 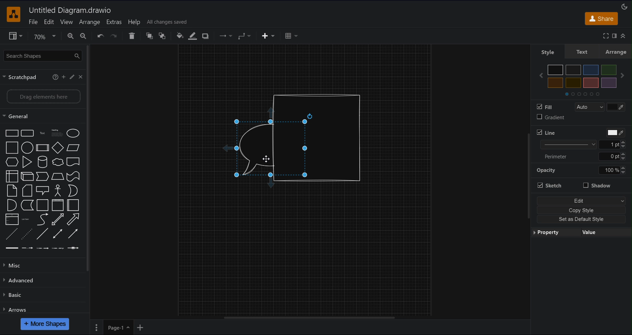 What do you see at coordinates (27, 190) in the screenshot?
I see `Card` at bounding box center [27, 190].